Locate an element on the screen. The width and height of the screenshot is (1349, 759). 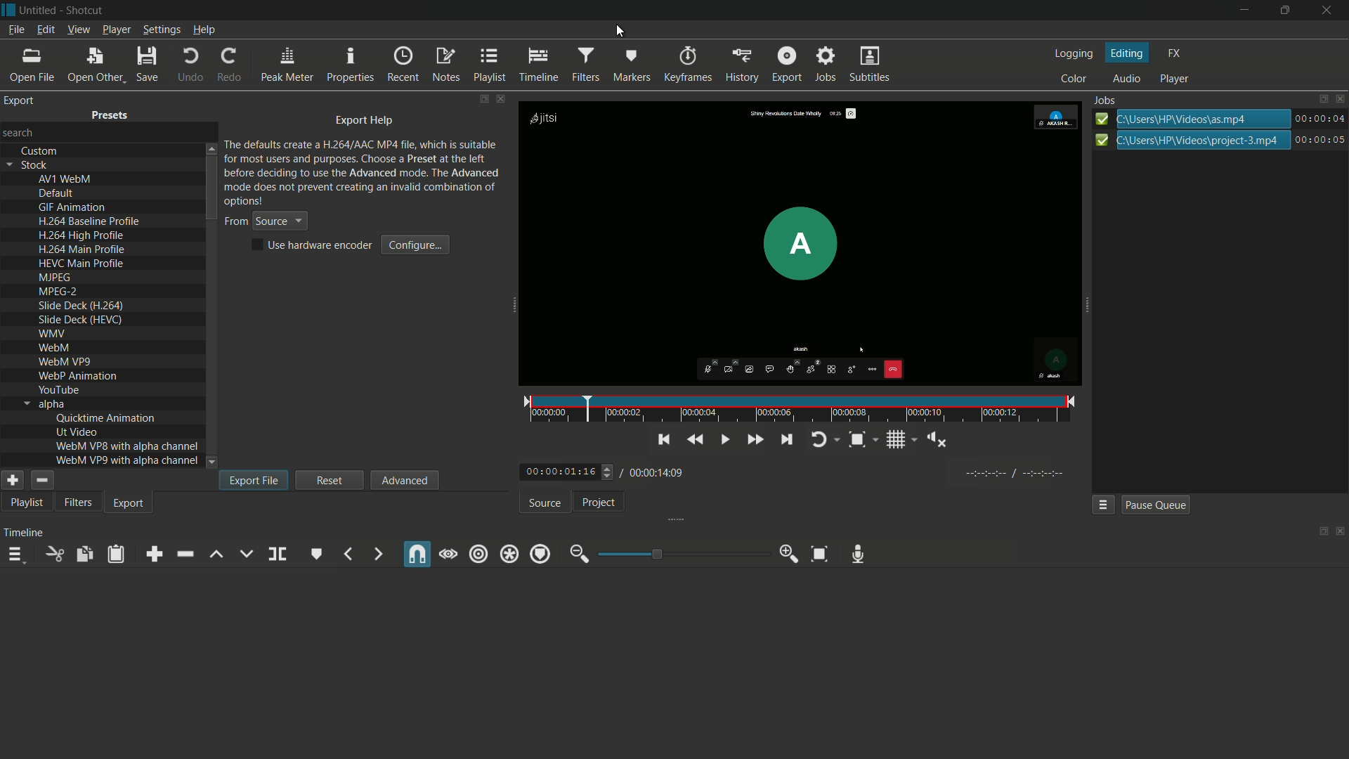
play quickly forward is located at coordinates (753, 438).